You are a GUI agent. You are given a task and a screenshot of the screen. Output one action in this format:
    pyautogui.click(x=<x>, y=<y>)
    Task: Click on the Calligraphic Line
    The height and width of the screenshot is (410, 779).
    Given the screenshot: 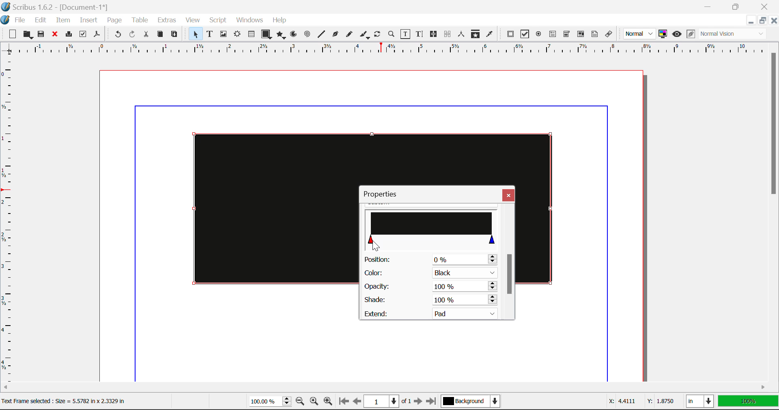 What is the action you would take?
    pyautogui.click(x=365, y=36)
    